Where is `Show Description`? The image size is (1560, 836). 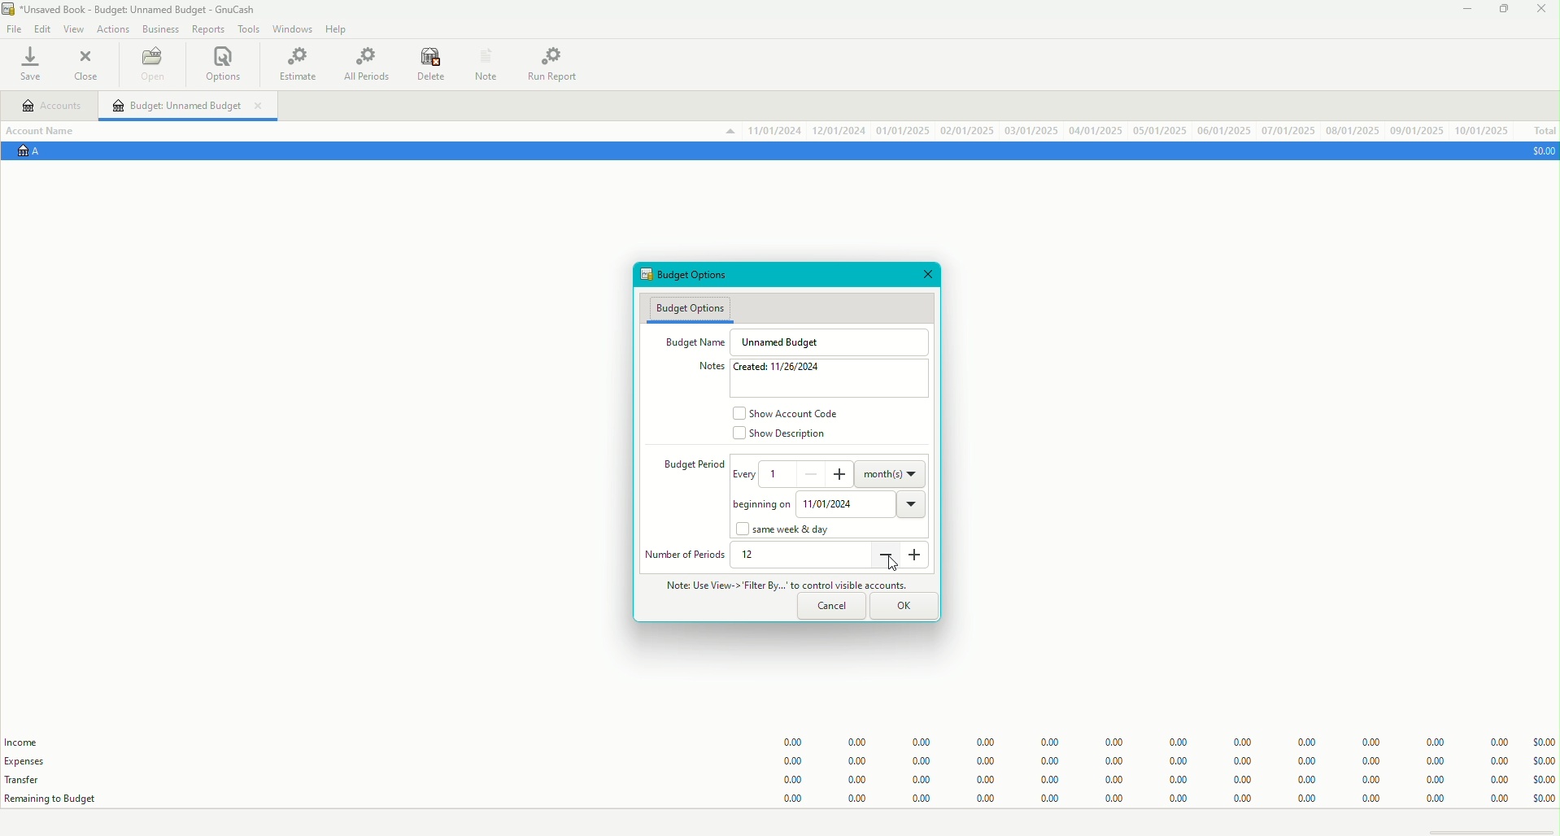
Show Description is located at coordinates (782, 437).